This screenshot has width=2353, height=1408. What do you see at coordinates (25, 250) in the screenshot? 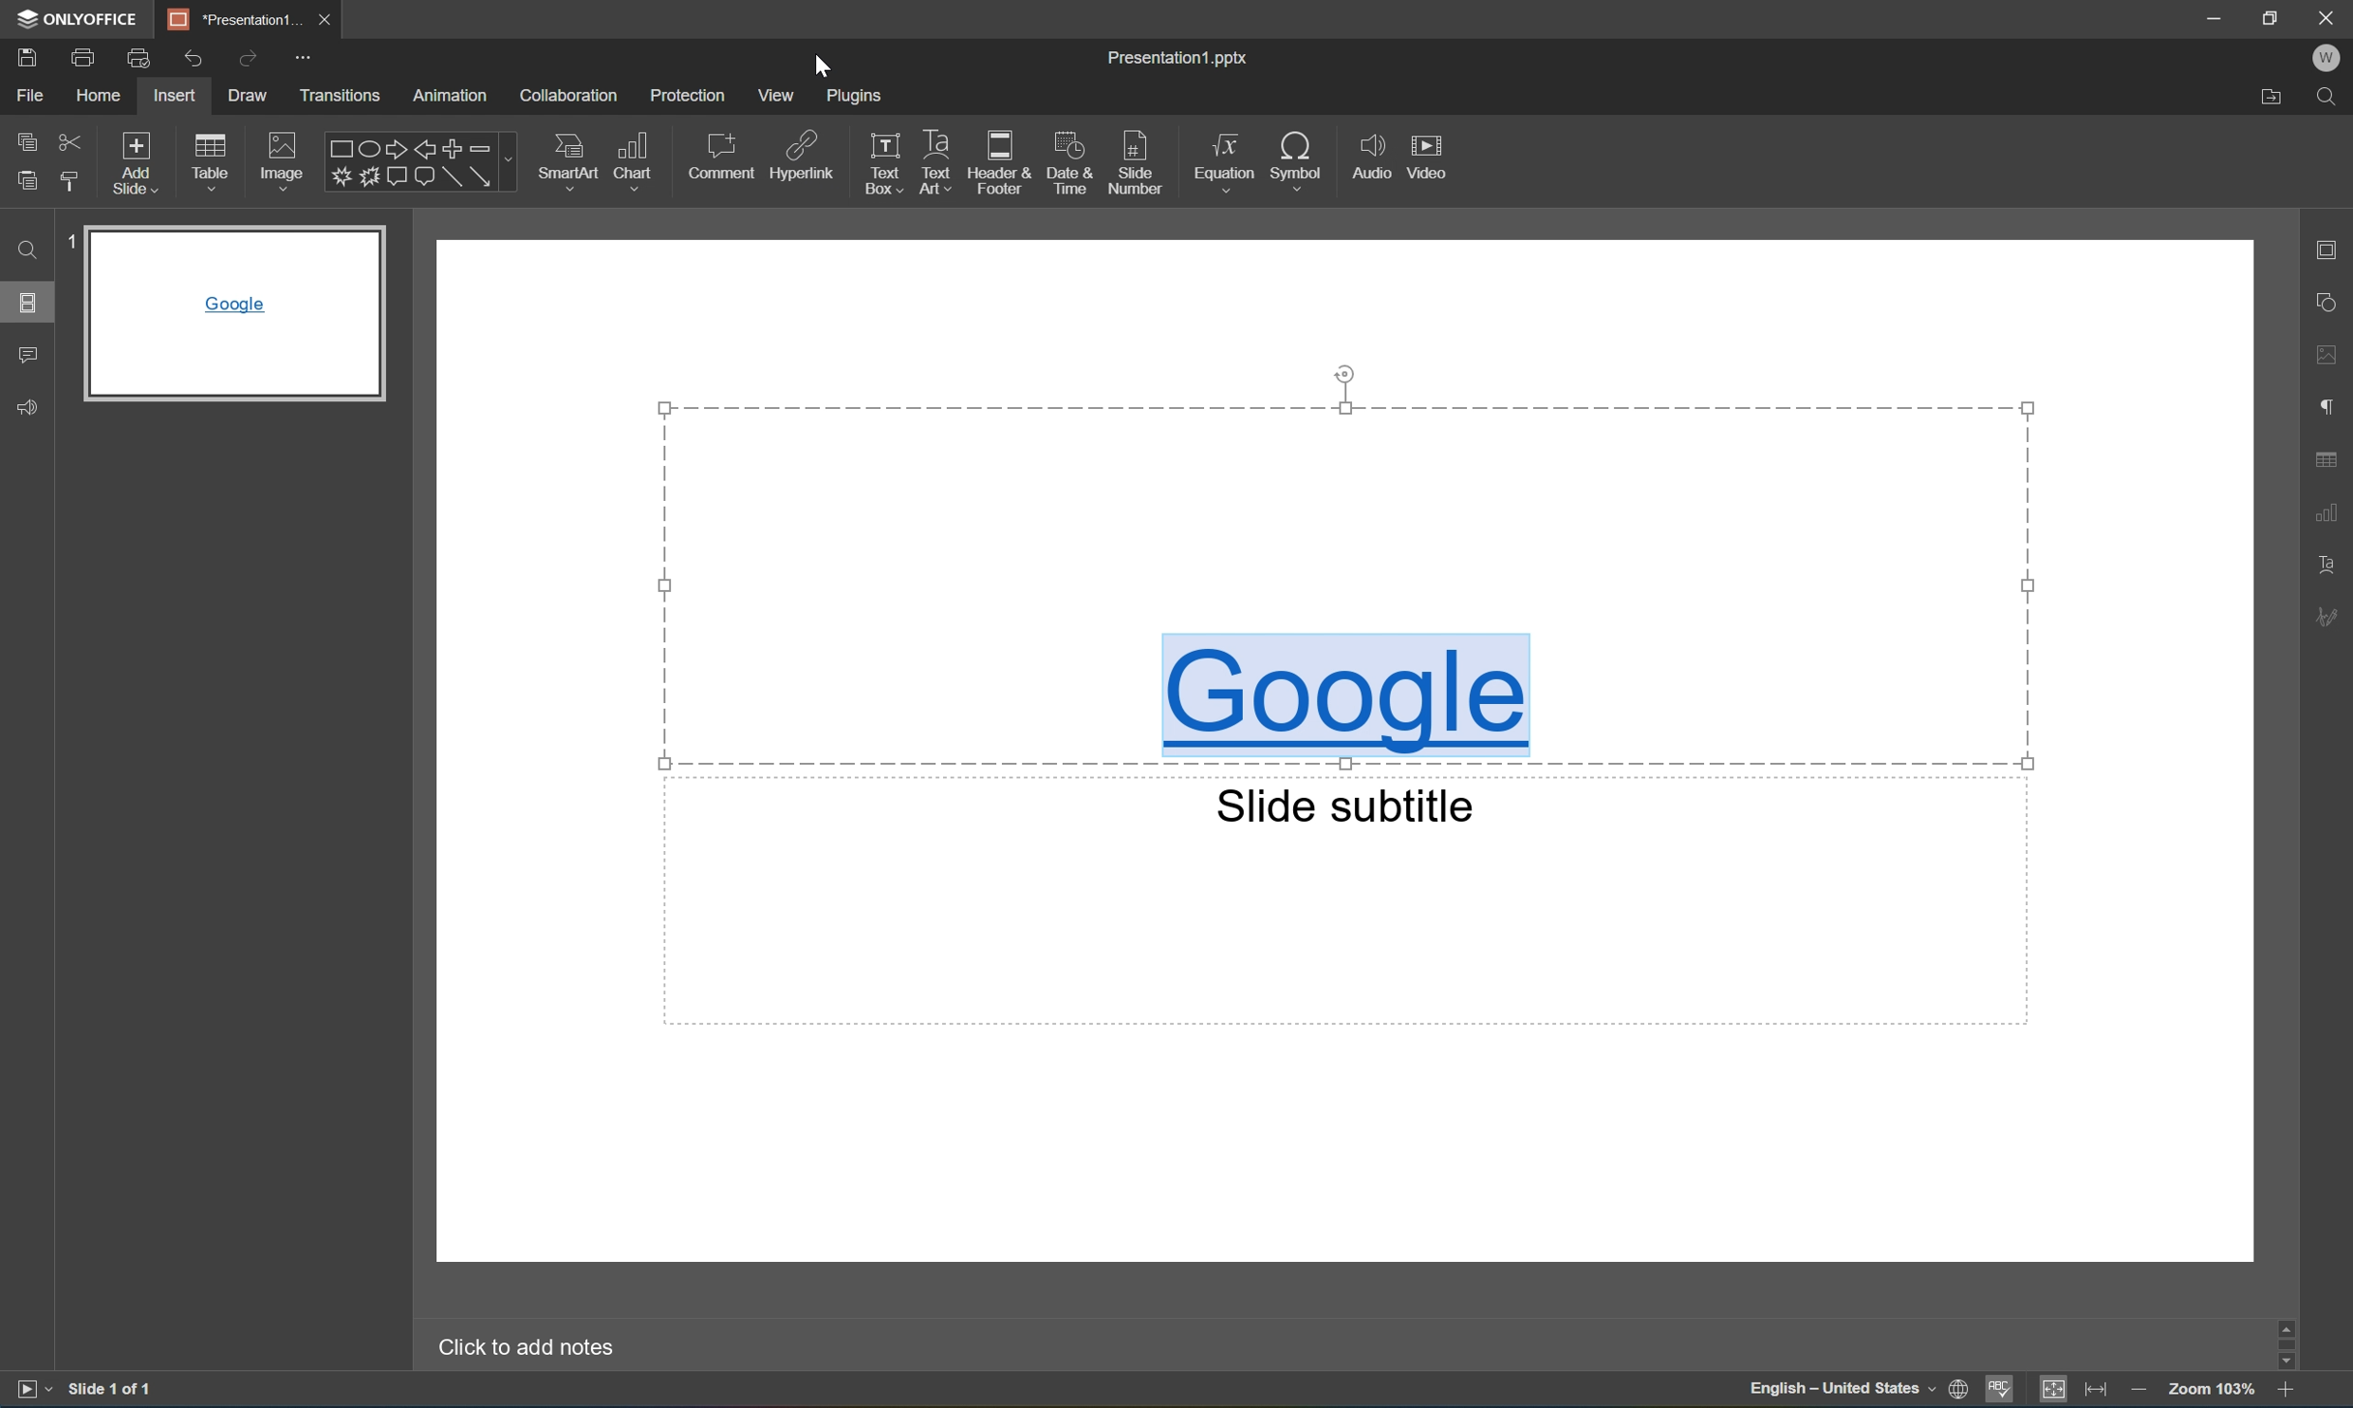
I see `Find` at bounding box center [25, 250].